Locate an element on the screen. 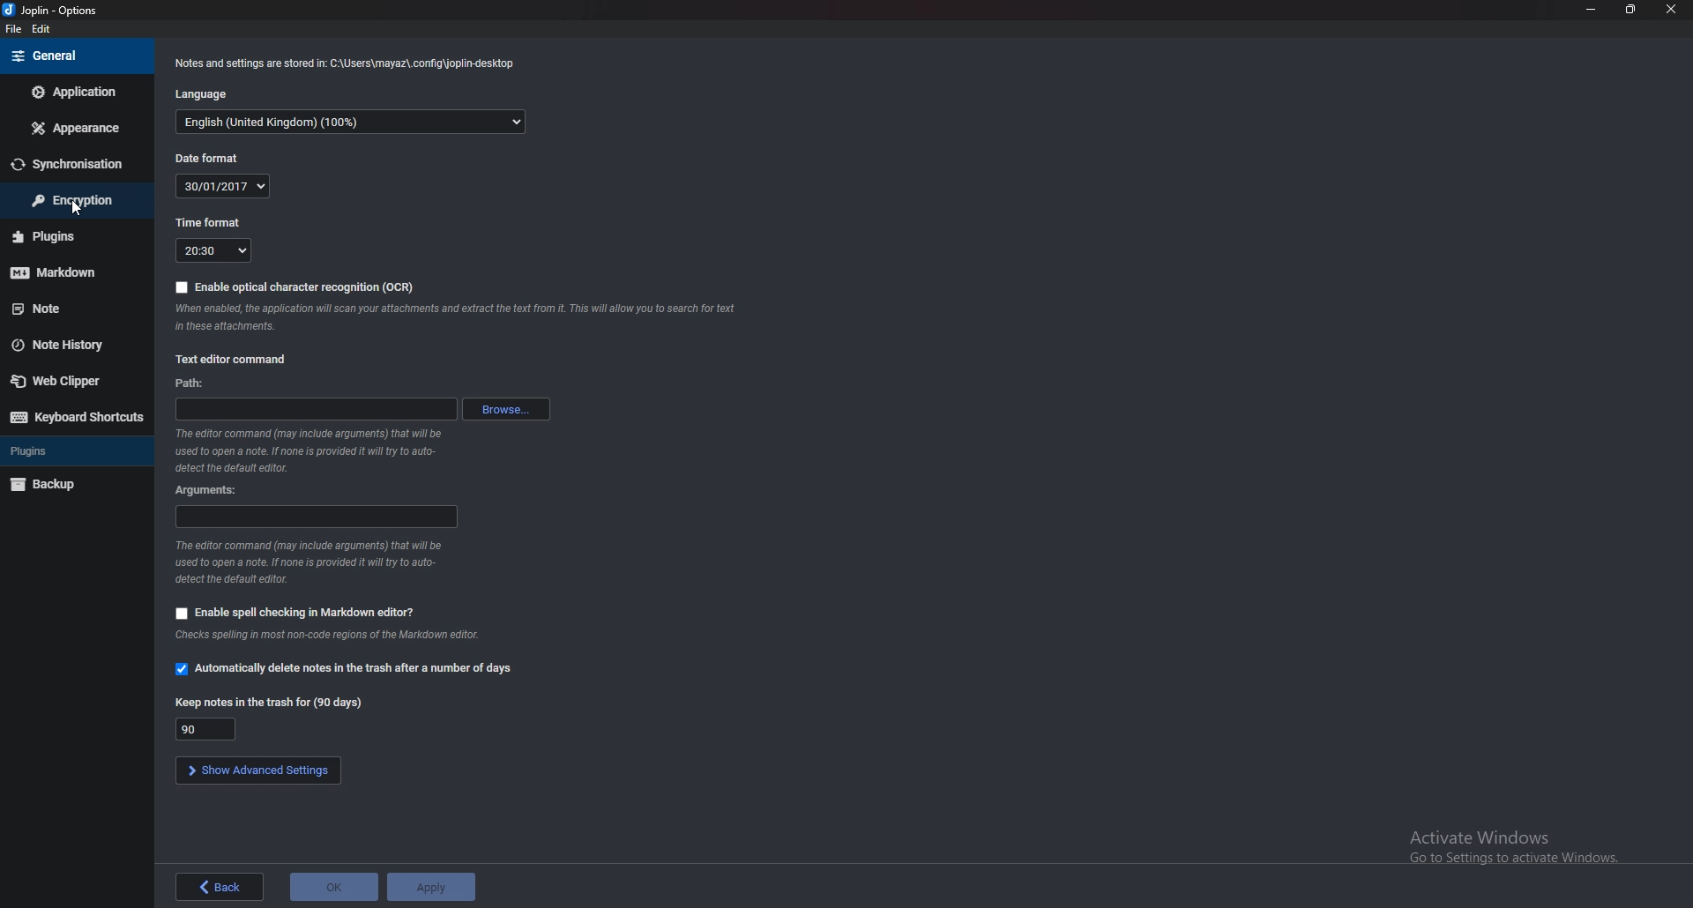  minimize is located at coordinates (1591, 10).